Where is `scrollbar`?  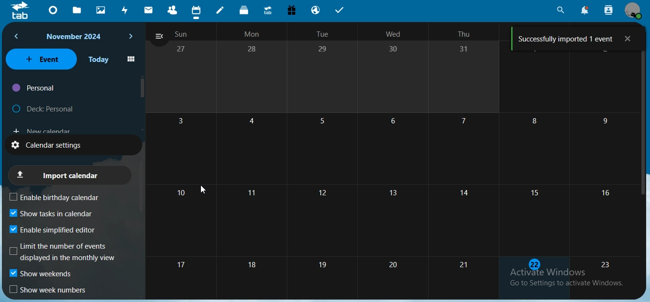 scrollbar is located at coordinates (643, 119).